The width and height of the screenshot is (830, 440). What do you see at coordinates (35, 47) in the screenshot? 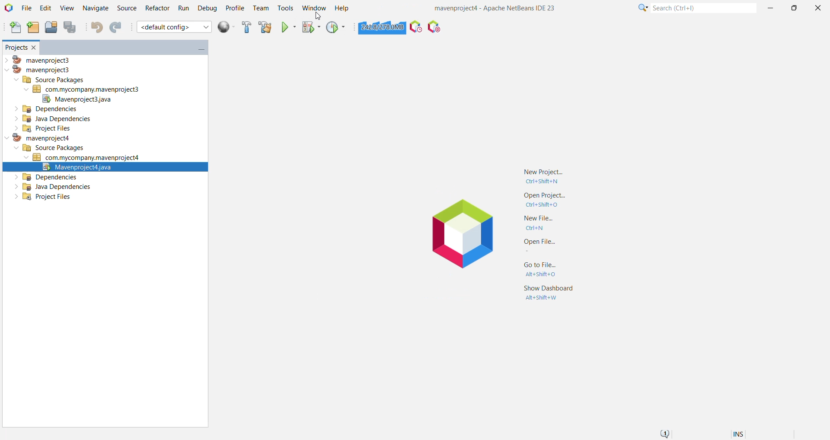
I see `Close Window` at bounding box center [35, 47].